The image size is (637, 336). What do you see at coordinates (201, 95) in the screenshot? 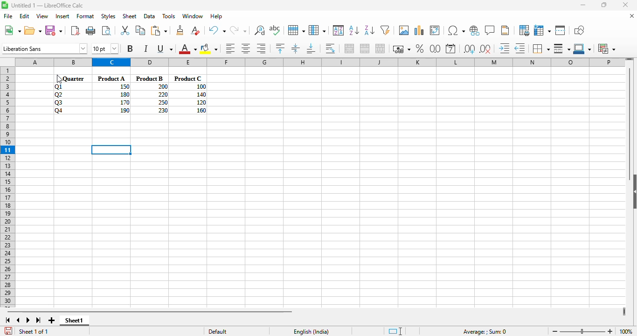
I see `140` at bounding box center [201, 95].